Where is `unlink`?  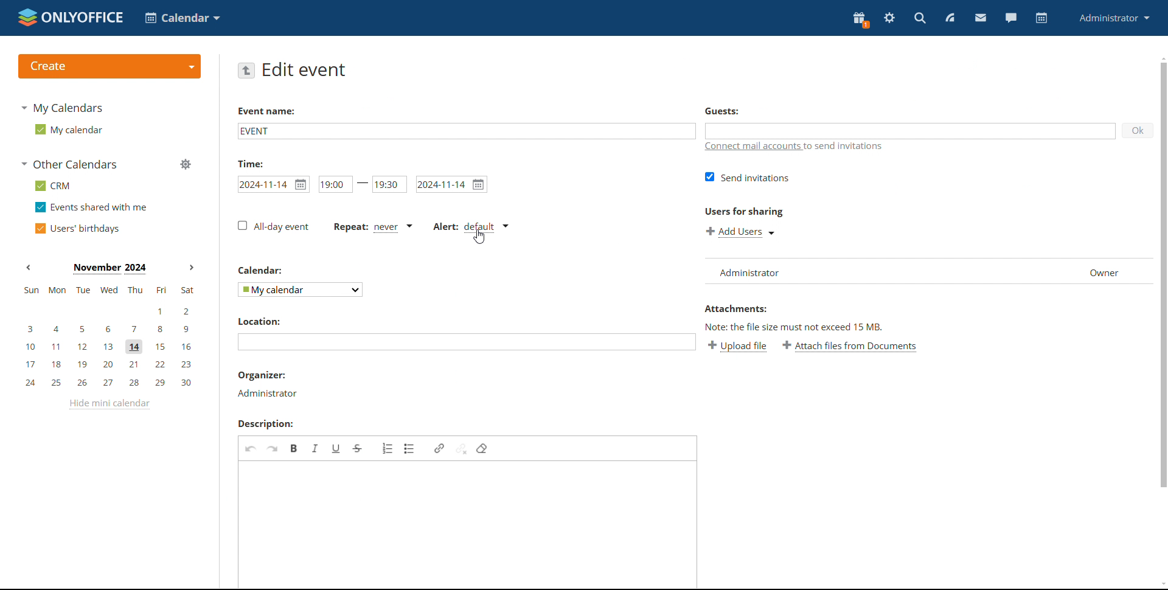
unlink is located at coordinates (461, 449).